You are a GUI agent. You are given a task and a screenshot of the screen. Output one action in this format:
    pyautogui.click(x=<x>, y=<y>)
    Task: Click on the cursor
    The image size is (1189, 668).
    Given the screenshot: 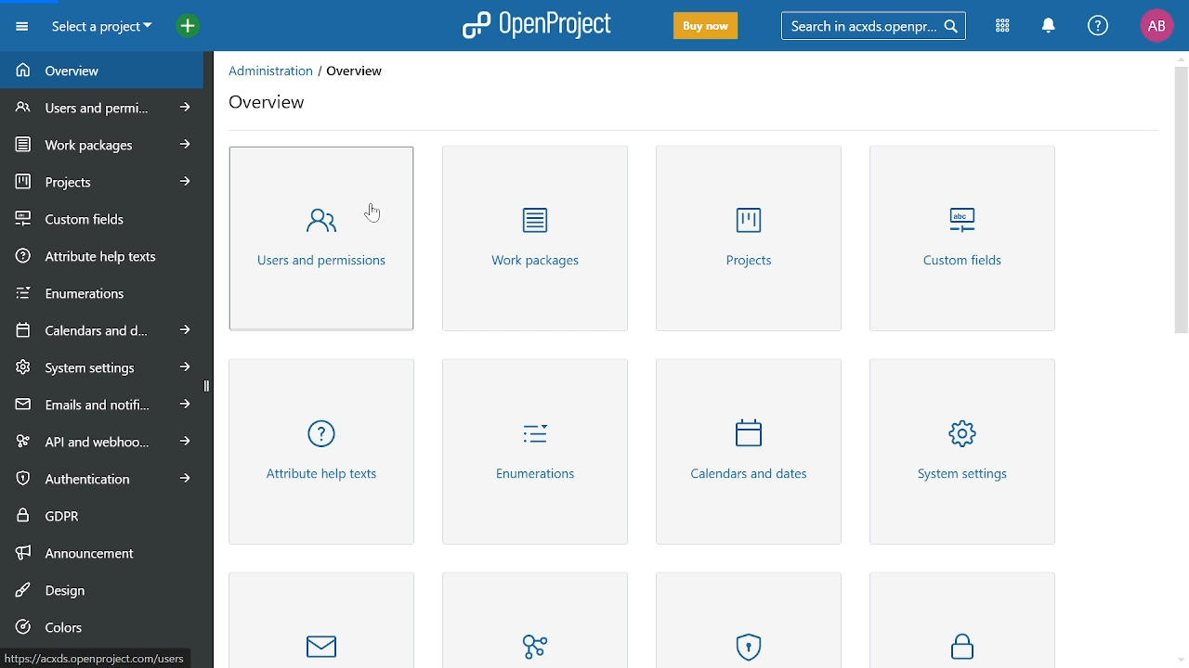 What is the action you would take?
    pyautogui.click(x=374, y=216)
    